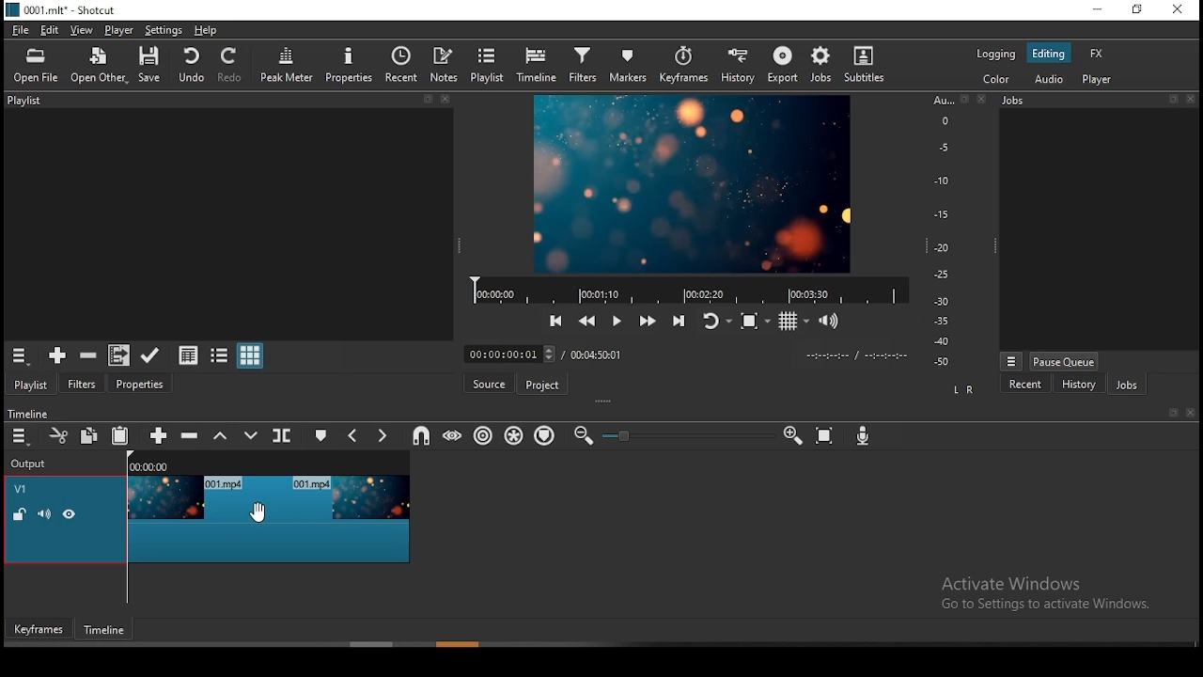 The width and height of the screenshot is (1203, 677). What do you see at coordinates (163, 31) in the screenshot?
I see `settings` at bounding box center [163, 31].